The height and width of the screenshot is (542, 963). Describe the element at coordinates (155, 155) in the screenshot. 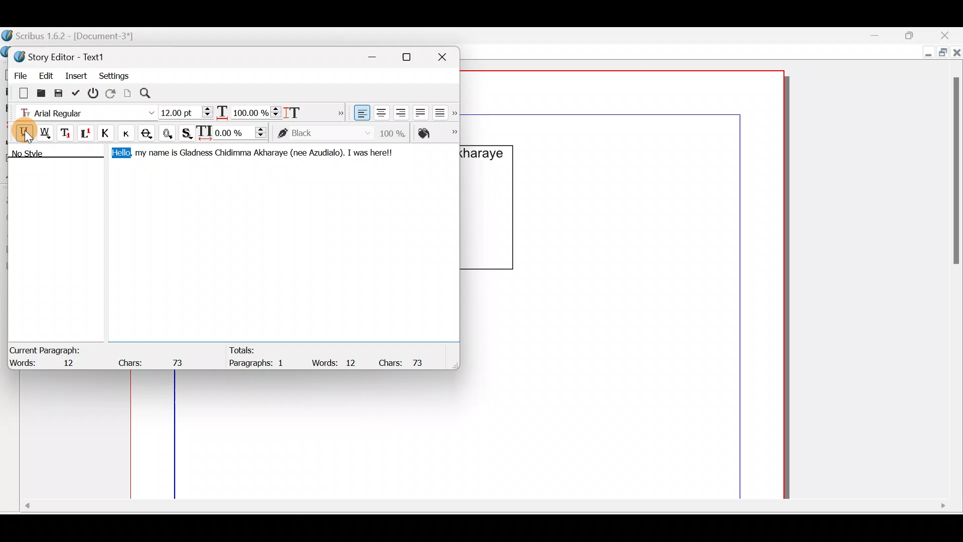

I see `my name is` at that location.